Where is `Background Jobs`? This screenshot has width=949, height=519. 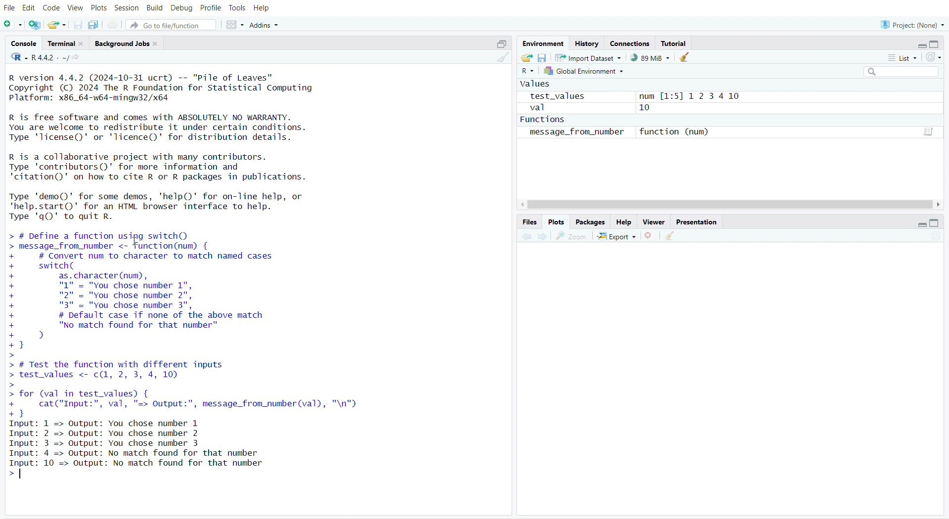 Background Jobs is located at coordinates (127, 42).